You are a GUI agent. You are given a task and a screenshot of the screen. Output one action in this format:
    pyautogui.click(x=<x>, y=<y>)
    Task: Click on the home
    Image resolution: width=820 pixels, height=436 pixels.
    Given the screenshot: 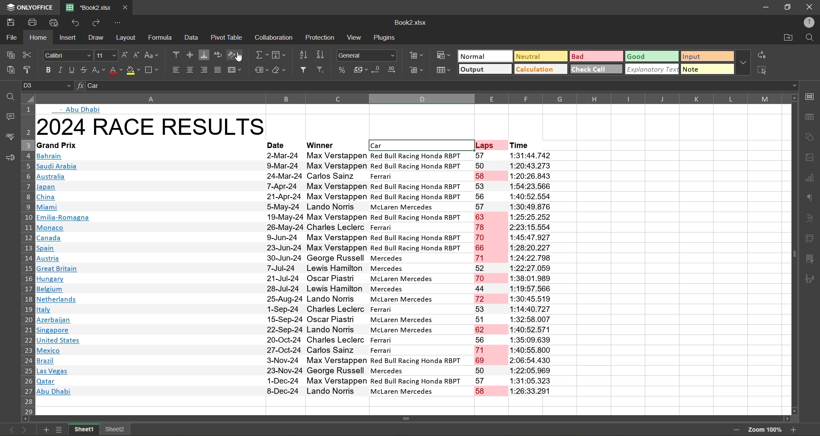 What is the action you would take?
    pyautogui.click(x=38, y=40)
    